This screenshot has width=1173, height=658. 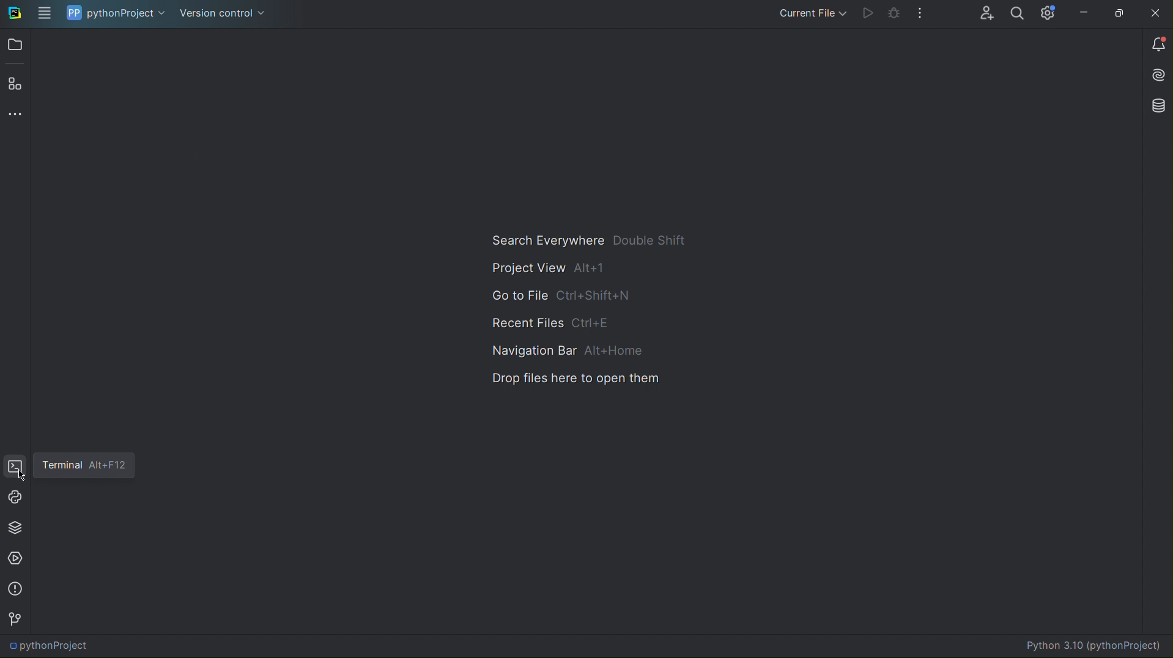 What do you see at coordinates (920, 15) in the screenshot?
I see `More` at bounding box center [920, 15].